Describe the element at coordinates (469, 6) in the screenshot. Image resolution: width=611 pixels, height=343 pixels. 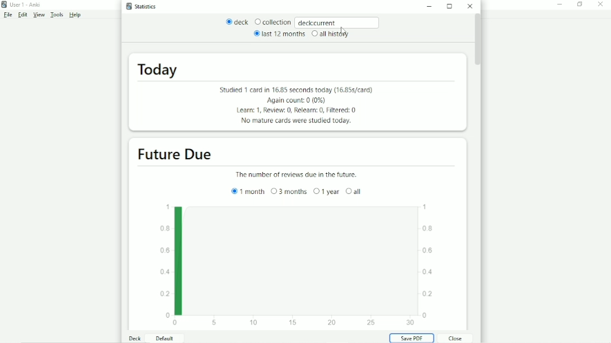
I see `Close` at that location.